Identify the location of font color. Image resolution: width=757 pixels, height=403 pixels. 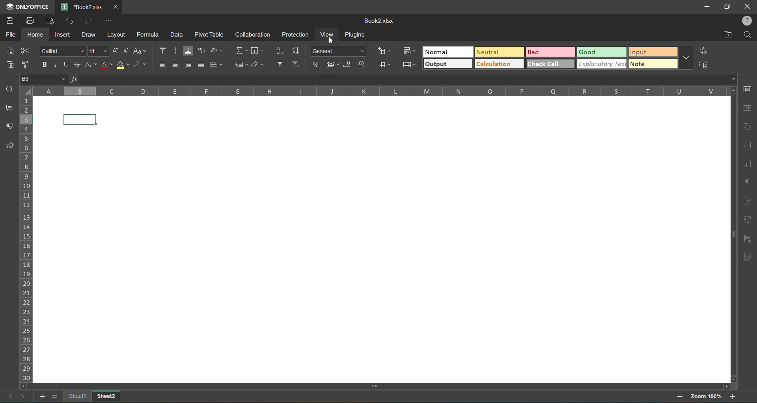
(106, 66).